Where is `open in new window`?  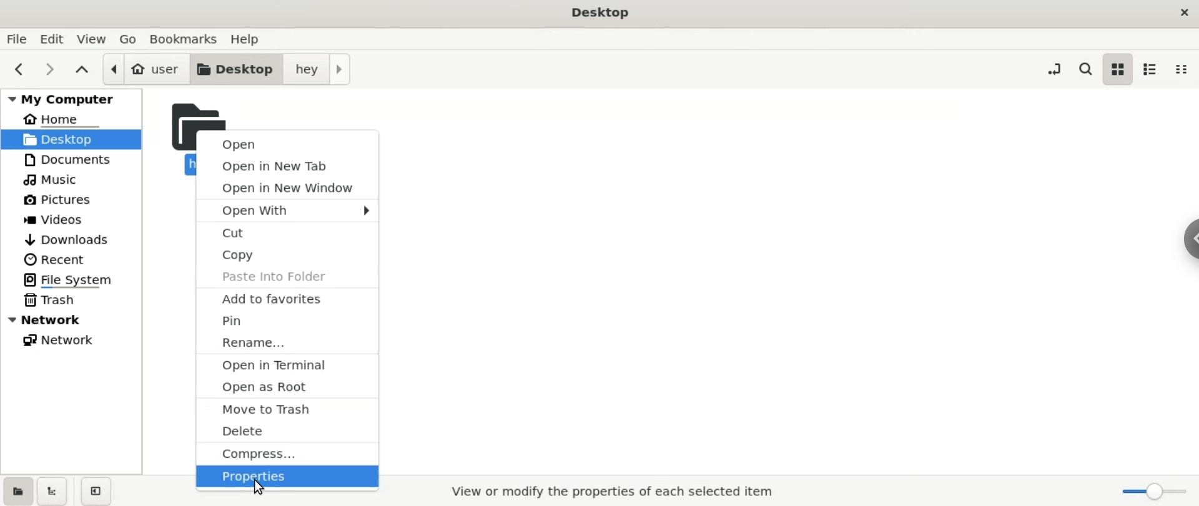 open in new window is located at coordinates (286, 190).